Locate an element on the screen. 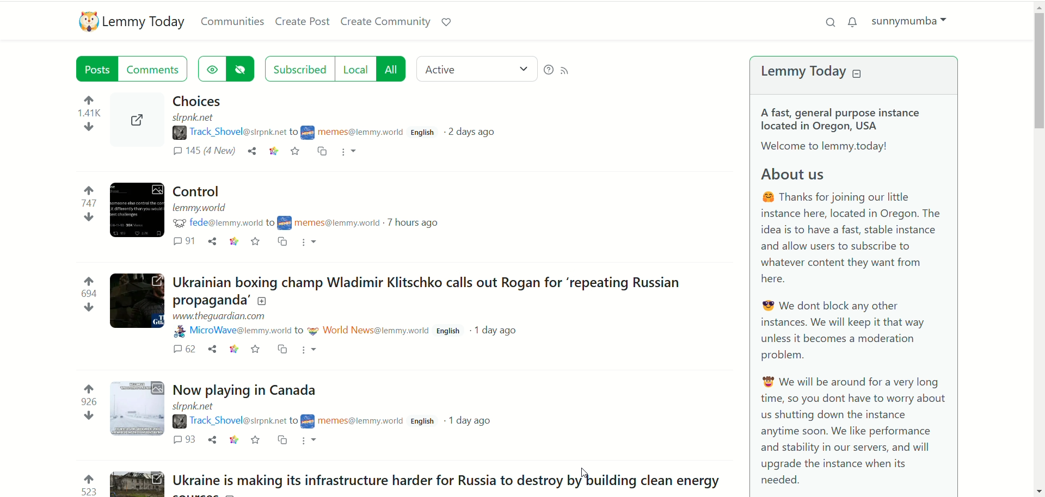  active is located at coordinates (478, 70).